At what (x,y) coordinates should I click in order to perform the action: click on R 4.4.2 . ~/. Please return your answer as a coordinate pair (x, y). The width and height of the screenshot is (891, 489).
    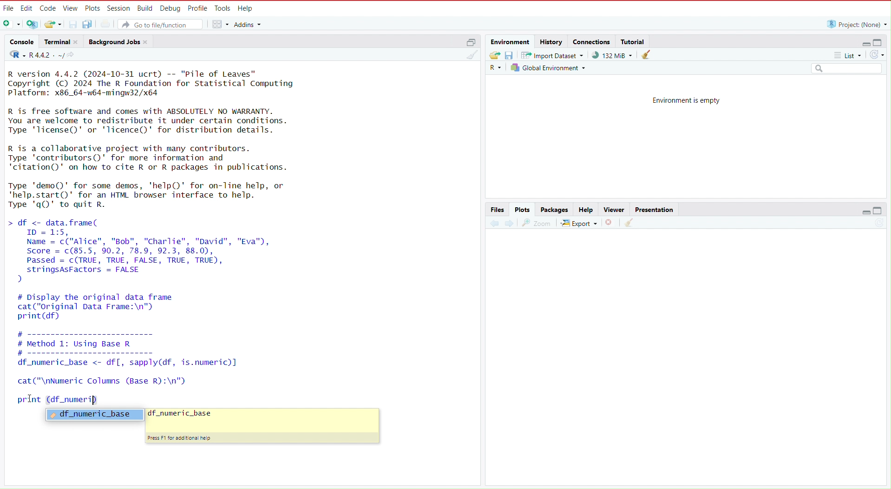
    Looking at the image, I should click on (46, 54).